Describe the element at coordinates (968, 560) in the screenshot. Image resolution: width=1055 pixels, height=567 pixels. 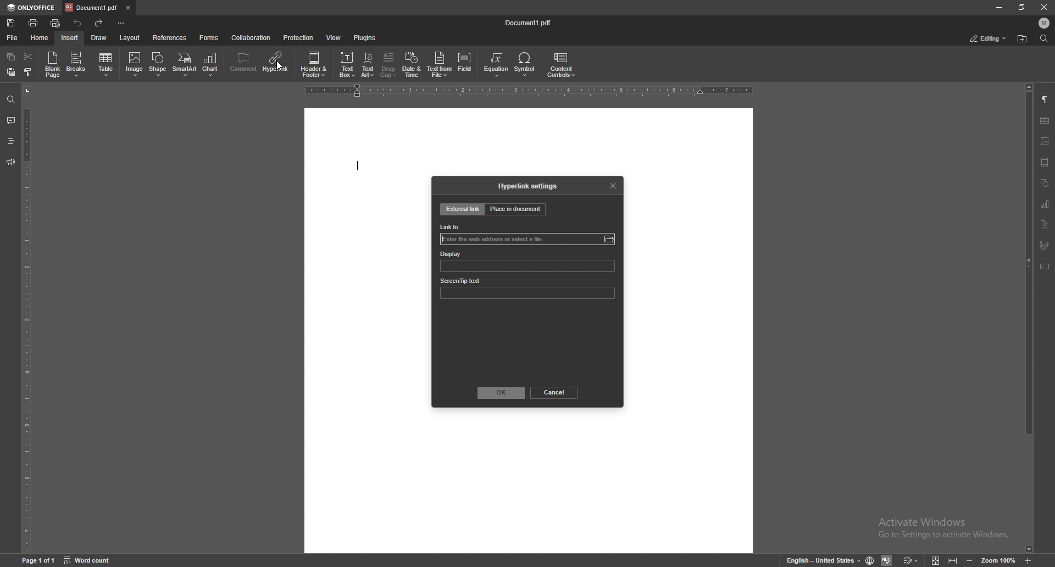
I see `zoom in` at that location.